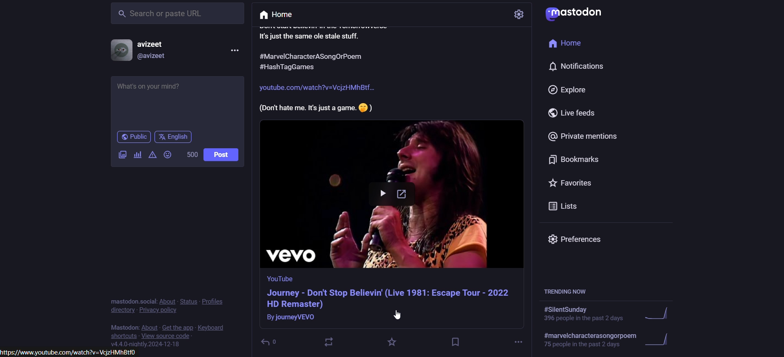 Image resolution: width=784 pixels, height=357 pixels. What do you see at coordinates (152, 156) in the screenshot?
I see `content warning` at bounding box center [152, 156].